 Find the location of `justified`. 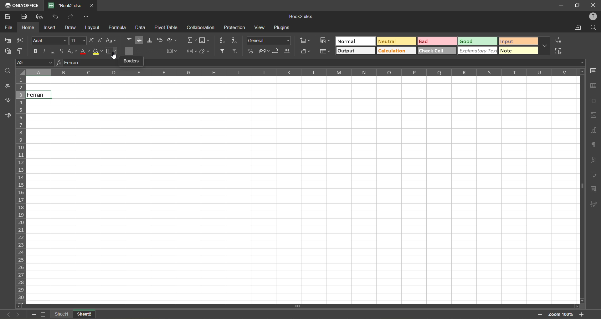

justified is located at coordinates (159, 51).